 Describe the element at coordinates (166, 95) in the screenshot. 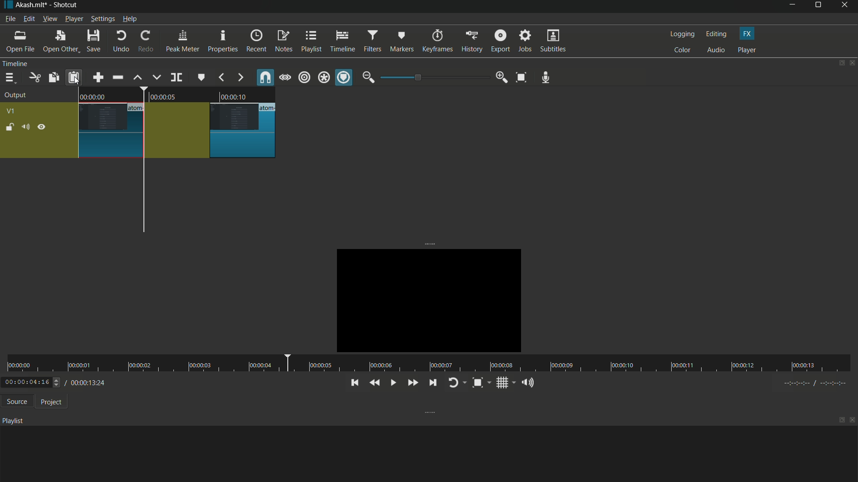

I see `|00:00:05` at that location.